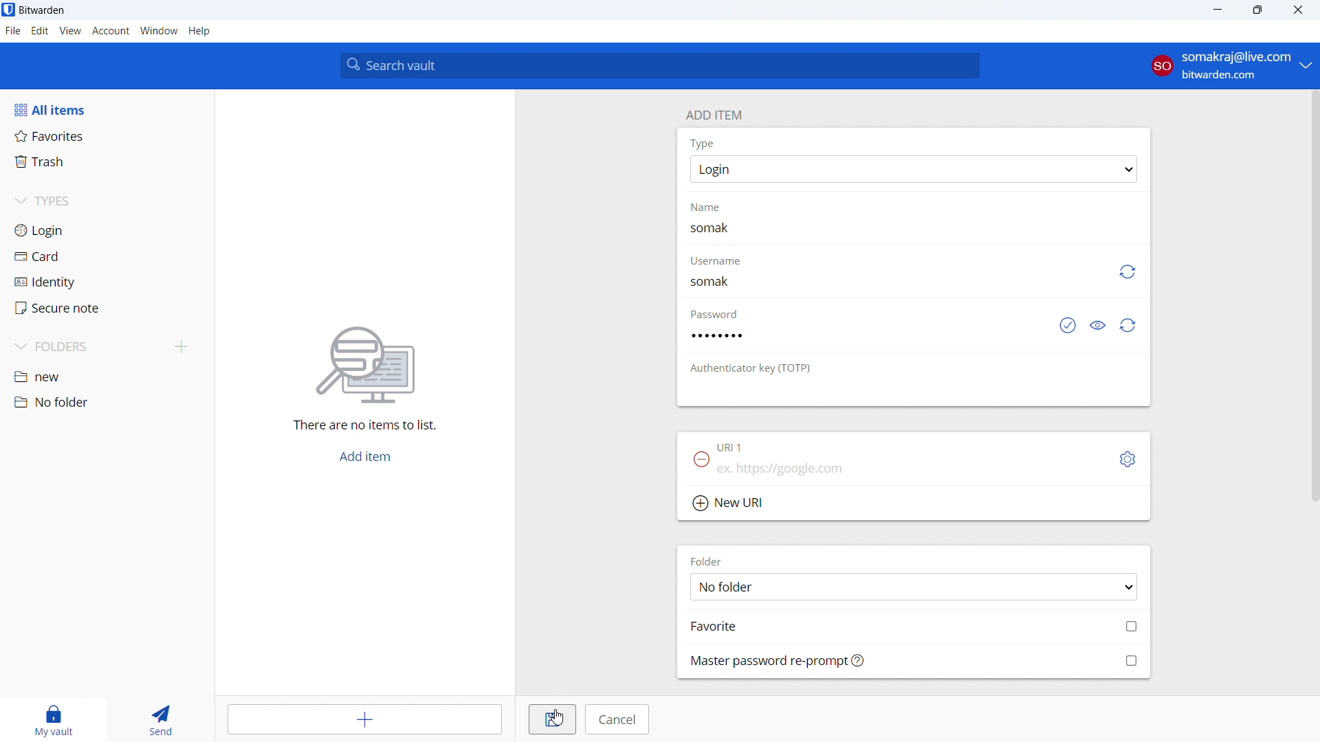  What do you see at coordinates (13, 31) in the screenshot?
I see `file` at bounding box center [13, 31].